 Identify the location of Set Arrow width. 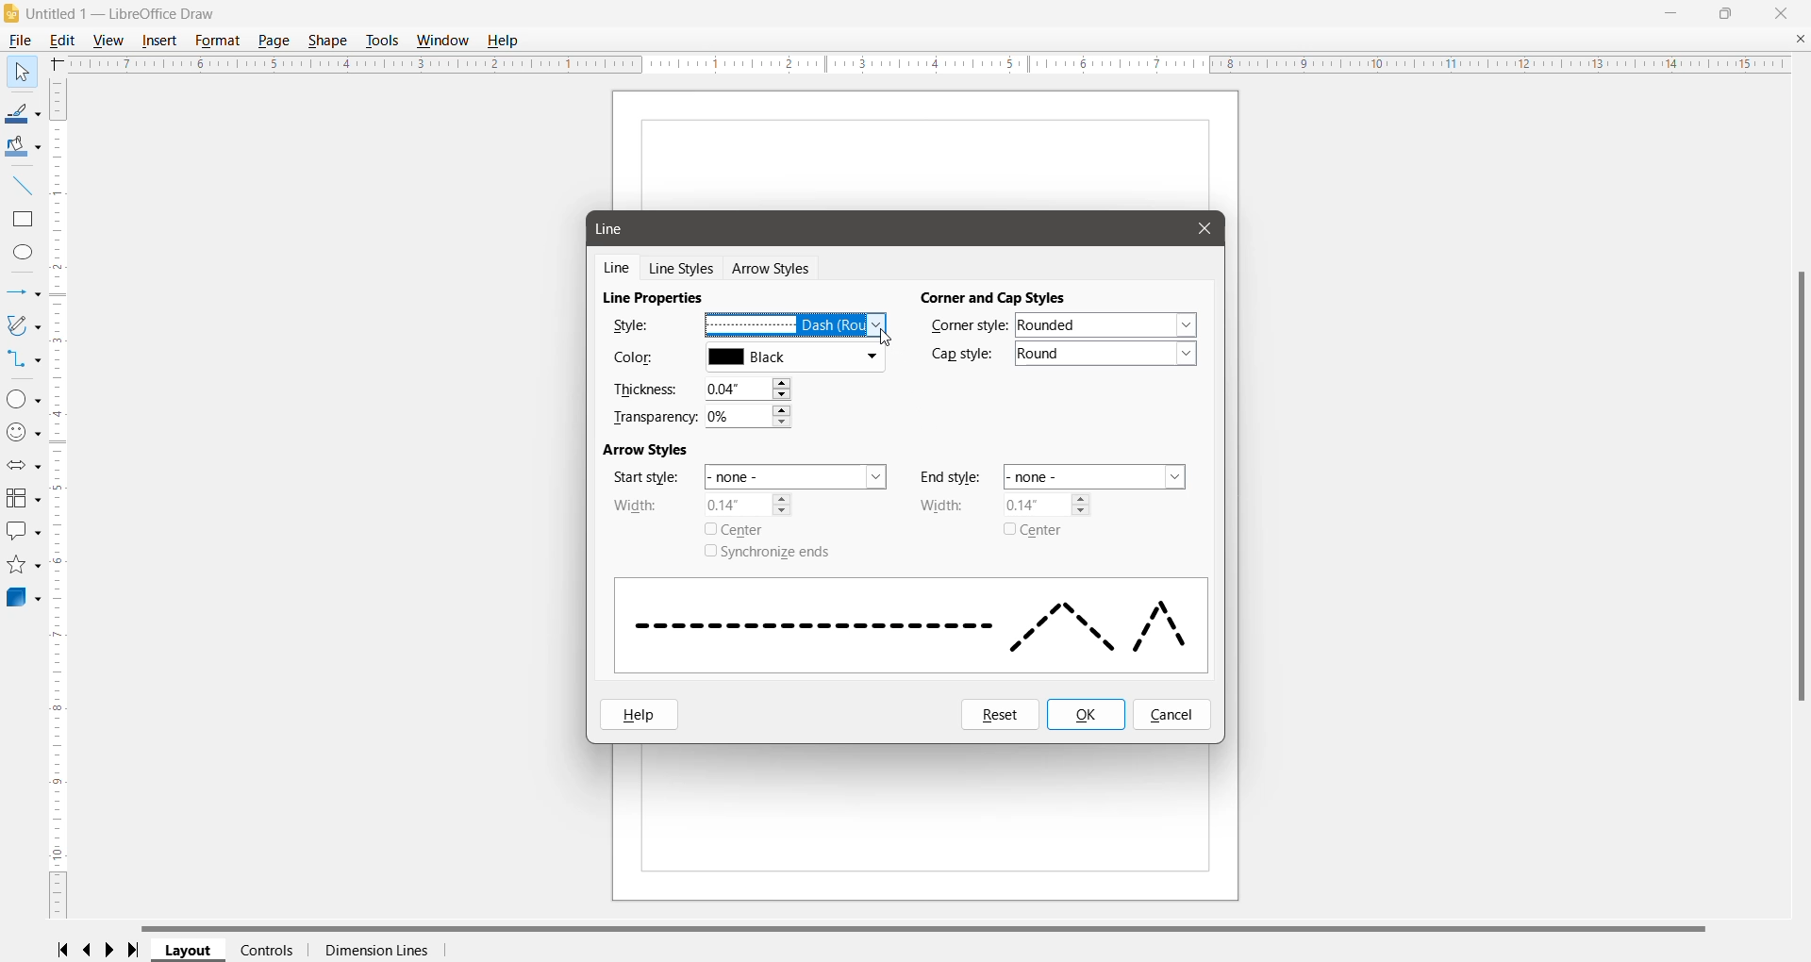
(746, 506).